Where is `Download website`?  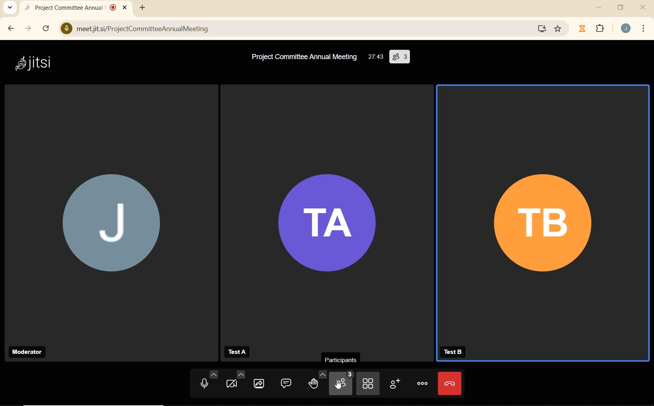
Download website is located at coordinates (541, 29).